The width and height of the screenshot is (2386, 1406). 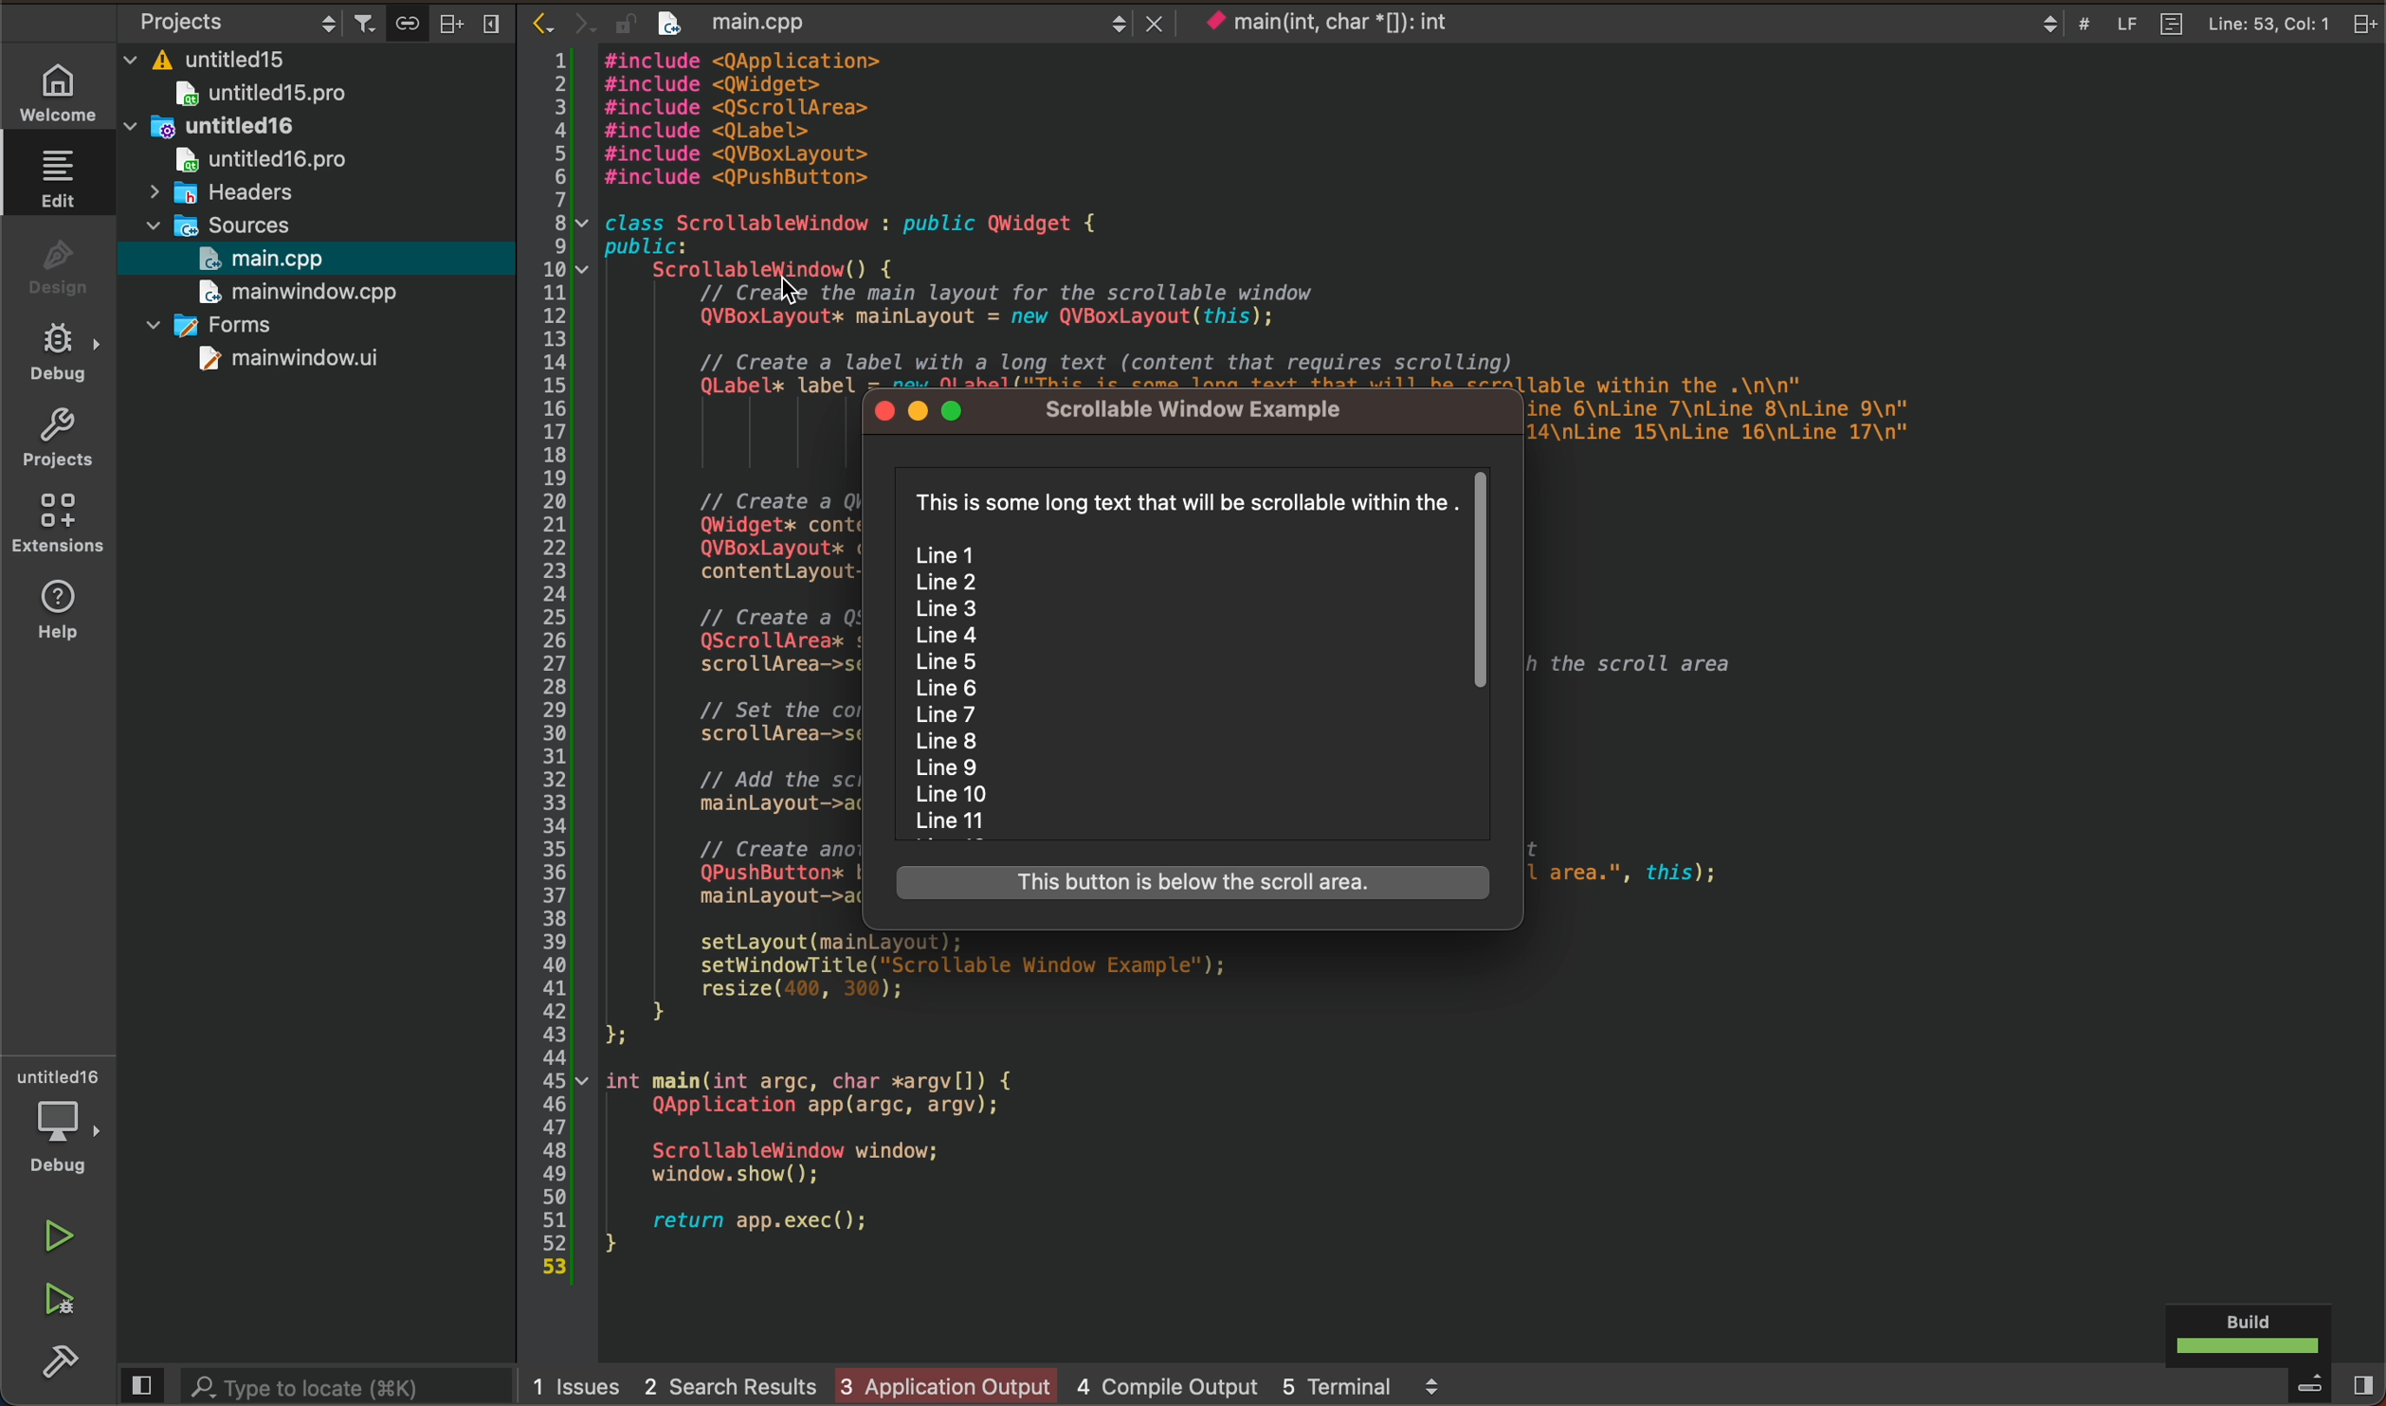 I want to click on untitled 15, so click(x=285, y=97).